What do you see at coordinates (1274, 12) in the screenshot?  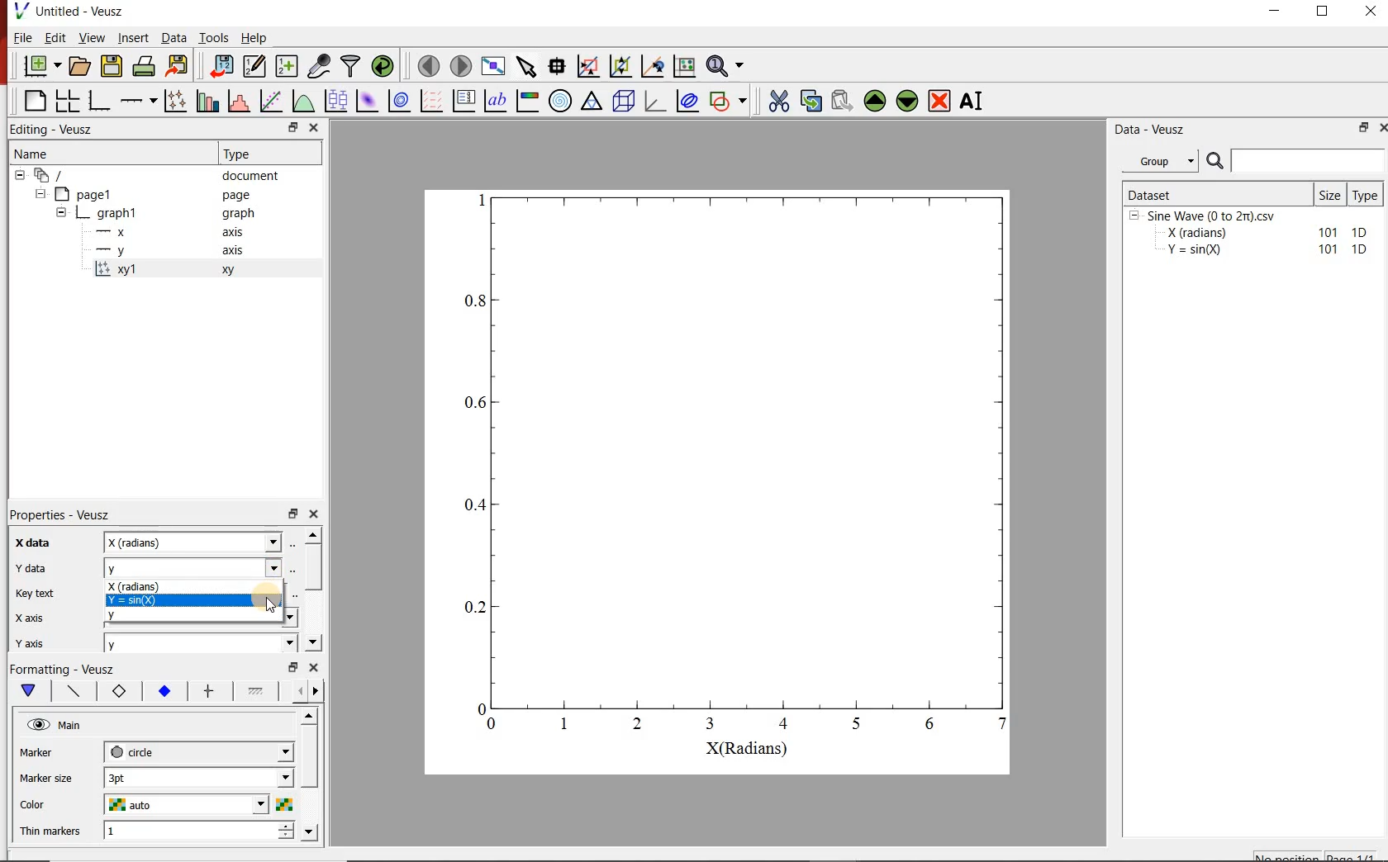 I see `Minimize` at bounding box center [1274, 12].